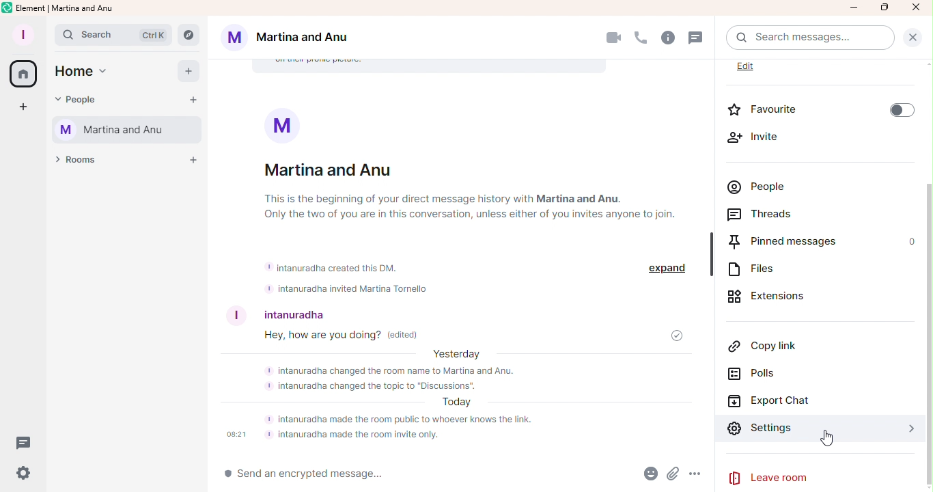  Describe the element at coordinates (769, 295) in the screenshot. I see `Extensions` at that location.